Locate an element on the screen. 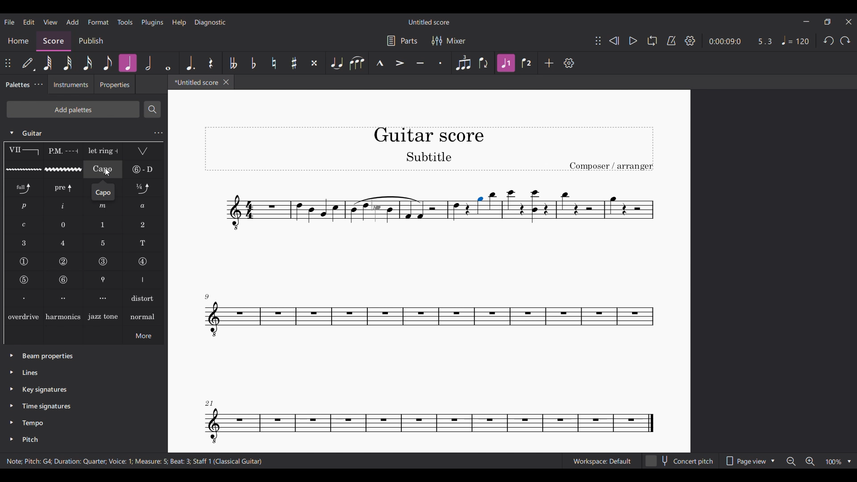  Concert pitch toggle is located at coordinates (681, 461).